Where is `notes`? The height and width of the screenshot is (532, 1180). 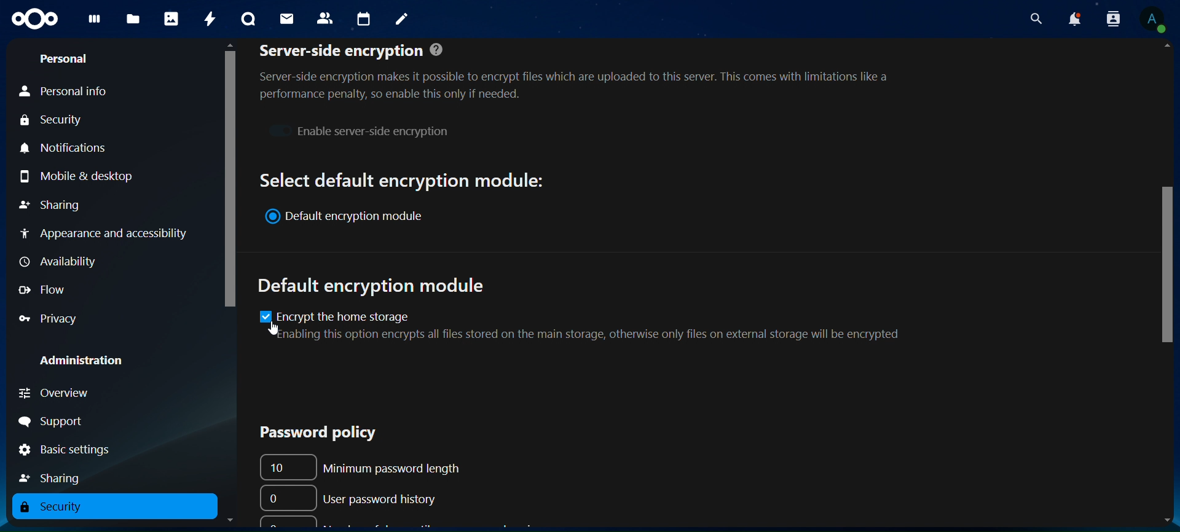 notes is located at coordinates (398, 17).